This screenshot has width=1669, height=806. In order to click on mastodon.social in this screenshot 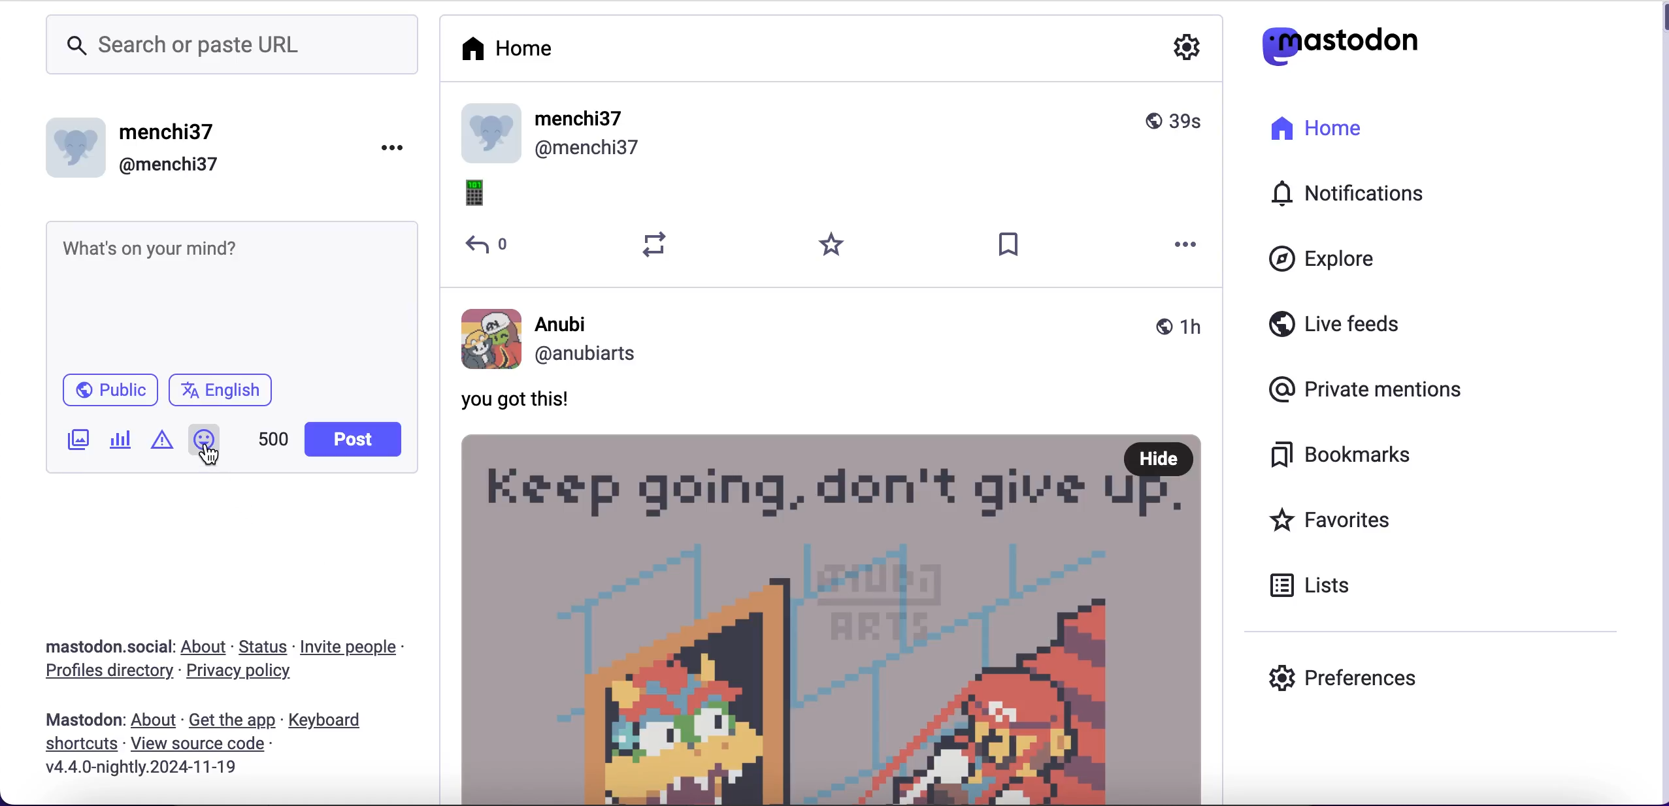, I will do `click(107, 647)`.